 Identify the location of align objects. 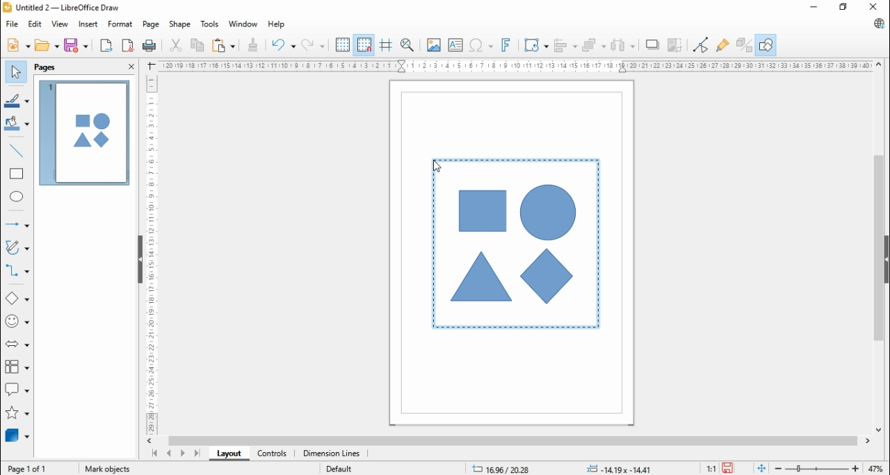
(564, 44).